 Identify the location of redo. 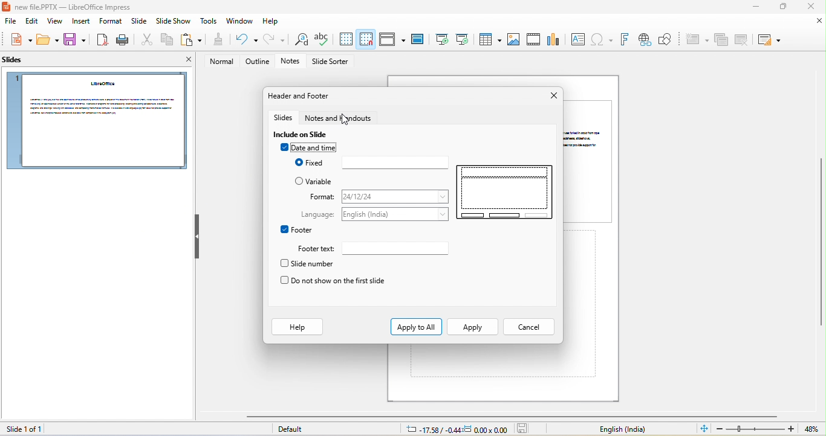
(275, 39).